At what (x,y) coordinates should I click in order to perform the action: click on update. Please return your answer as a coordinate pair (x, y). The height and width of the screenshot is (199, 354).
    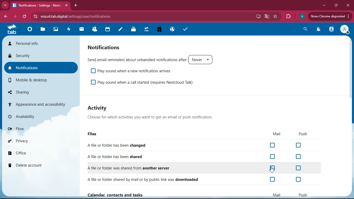
    Looking at the image, I should click on (329, 16).